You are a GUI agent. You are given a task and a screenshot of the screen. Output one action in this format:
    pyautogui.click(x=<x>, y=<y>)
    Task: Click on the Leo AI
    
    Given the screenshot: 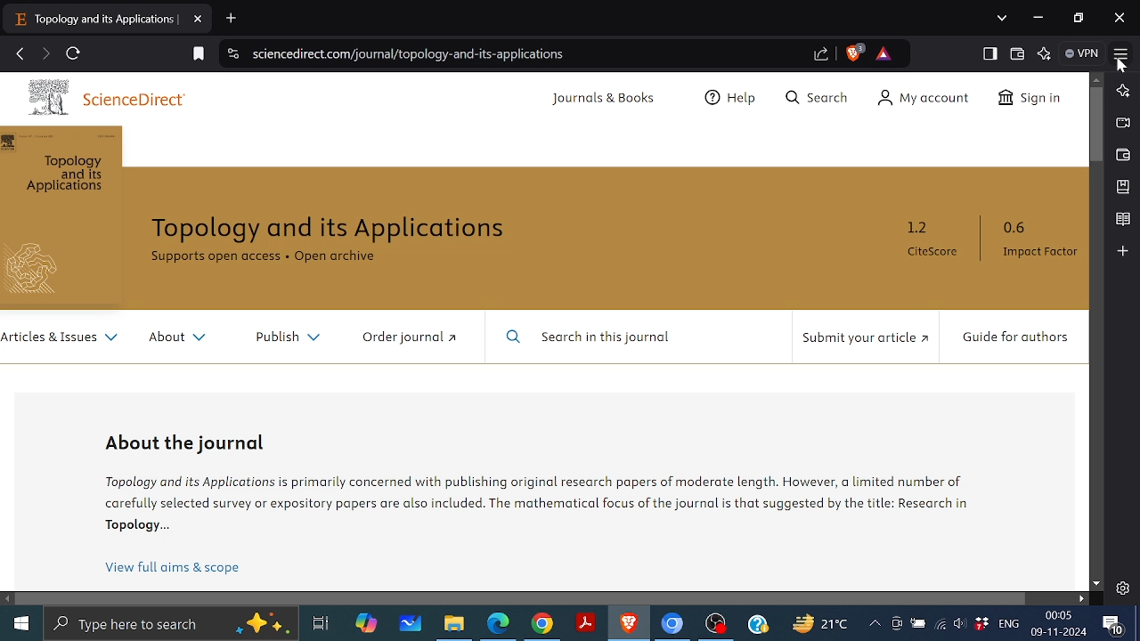 What is the action you would take?
    pyautogui.click(x=1046, y=53)
    